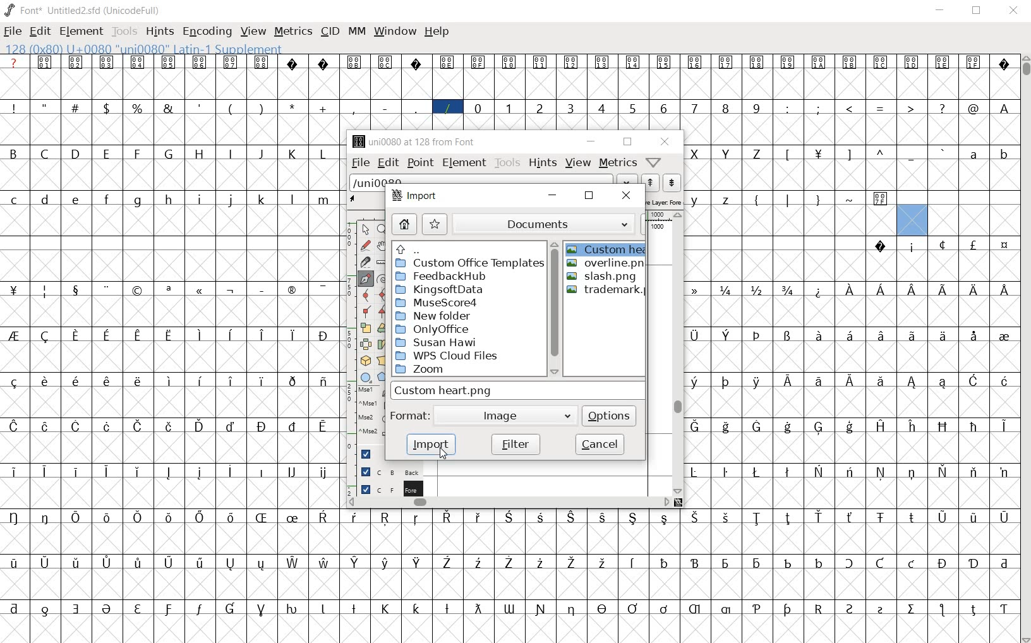  Describe the element at coordinates (354, 63) in the screenshot. I see `glyph` at that location.